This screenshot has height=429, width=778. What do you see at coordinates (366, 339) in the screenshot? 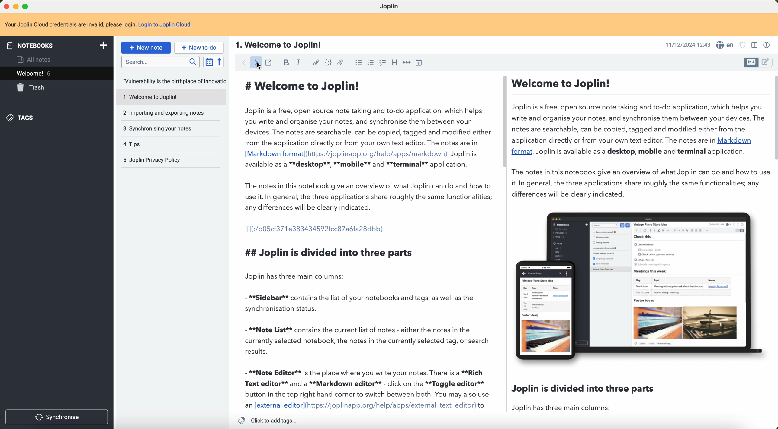
I see `- **Note List** contains the current list of notes - either the notes in the
currently selected notebook, the notes in the currently selected tag, or search
results.` at bounding box center [366, 339].